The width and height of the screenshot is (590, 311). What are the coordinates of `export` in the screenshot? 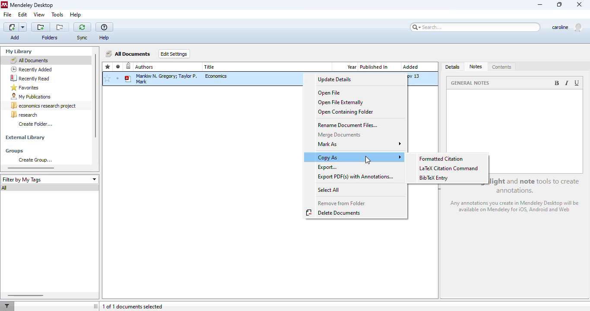 It's located at (328, 168).